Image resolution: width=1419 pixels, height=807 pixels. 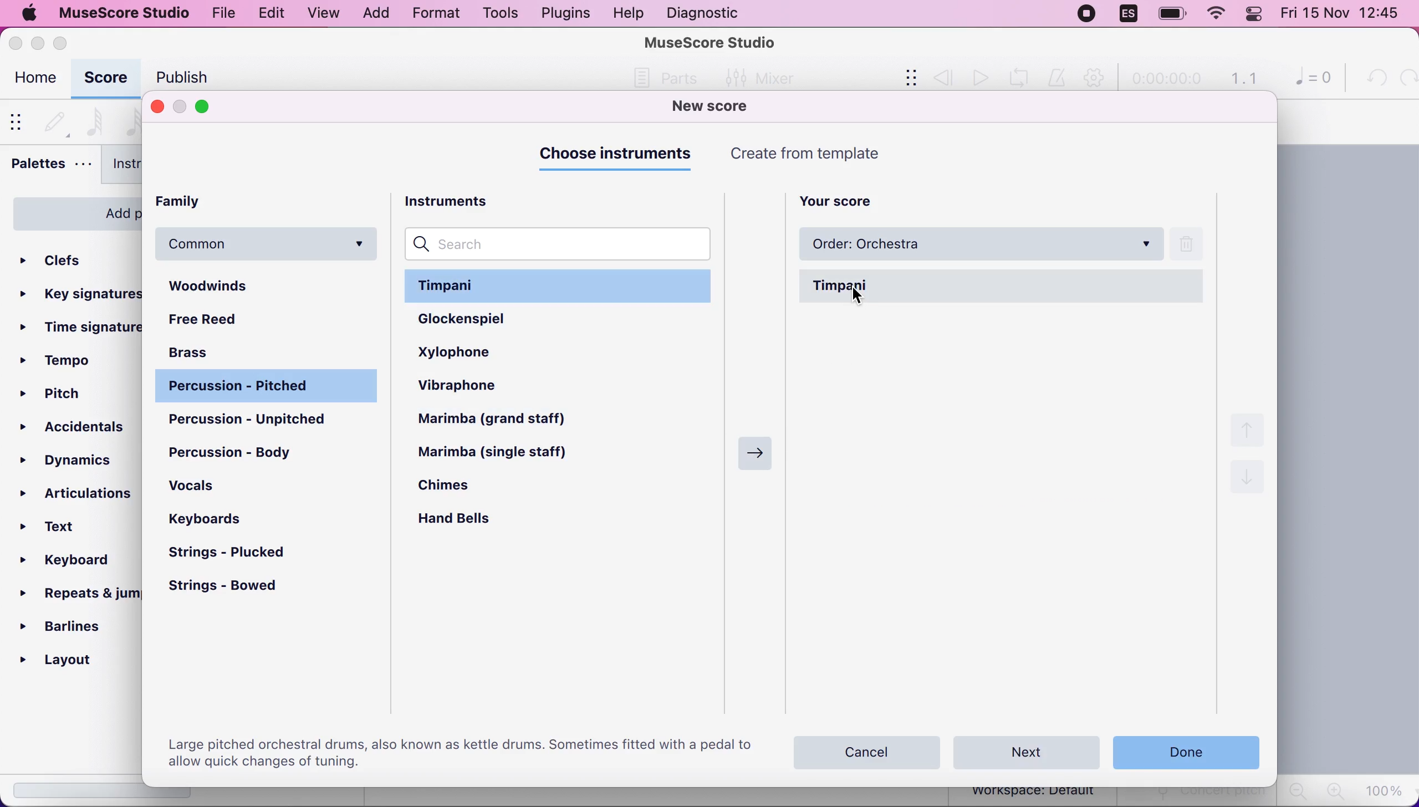 What do you see at coordinates (19, 121) in the screenshot?
I see `show/hide` at bounding box center [19, 121].